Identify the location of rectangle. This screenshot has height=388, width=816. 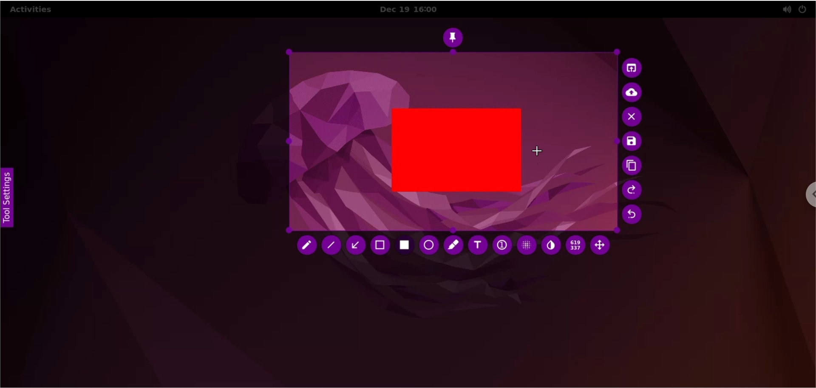
(456, 149).